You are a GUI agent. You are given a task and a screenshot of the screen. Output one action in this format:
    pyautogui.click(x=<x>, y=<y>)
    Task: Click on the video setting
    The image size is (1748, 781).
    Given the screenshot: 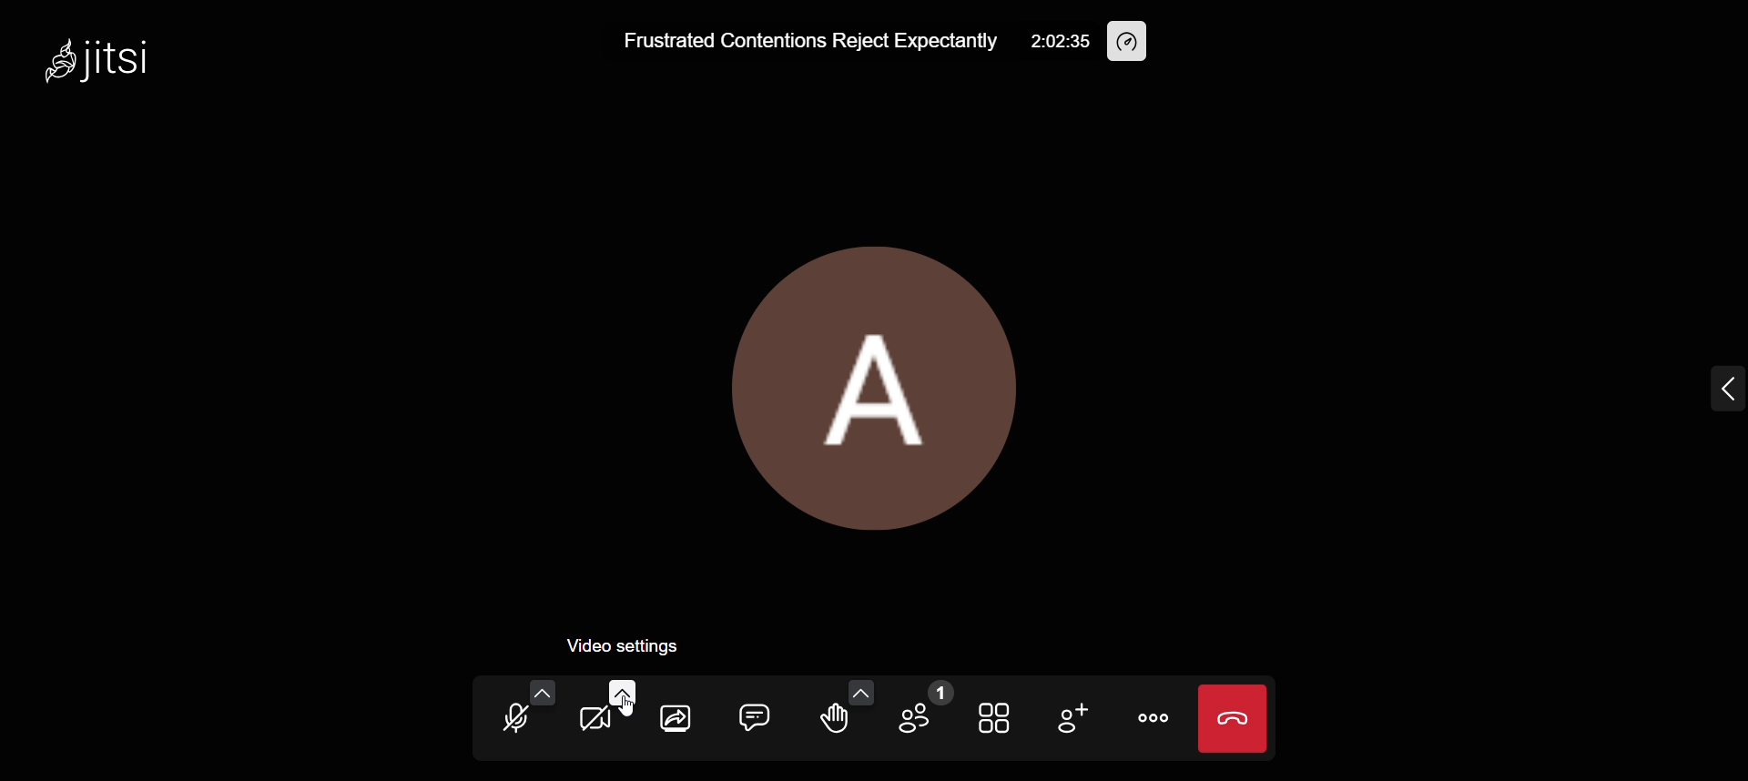 What is the action you would take?
    pyautogui.click(x=617, y=694)
    